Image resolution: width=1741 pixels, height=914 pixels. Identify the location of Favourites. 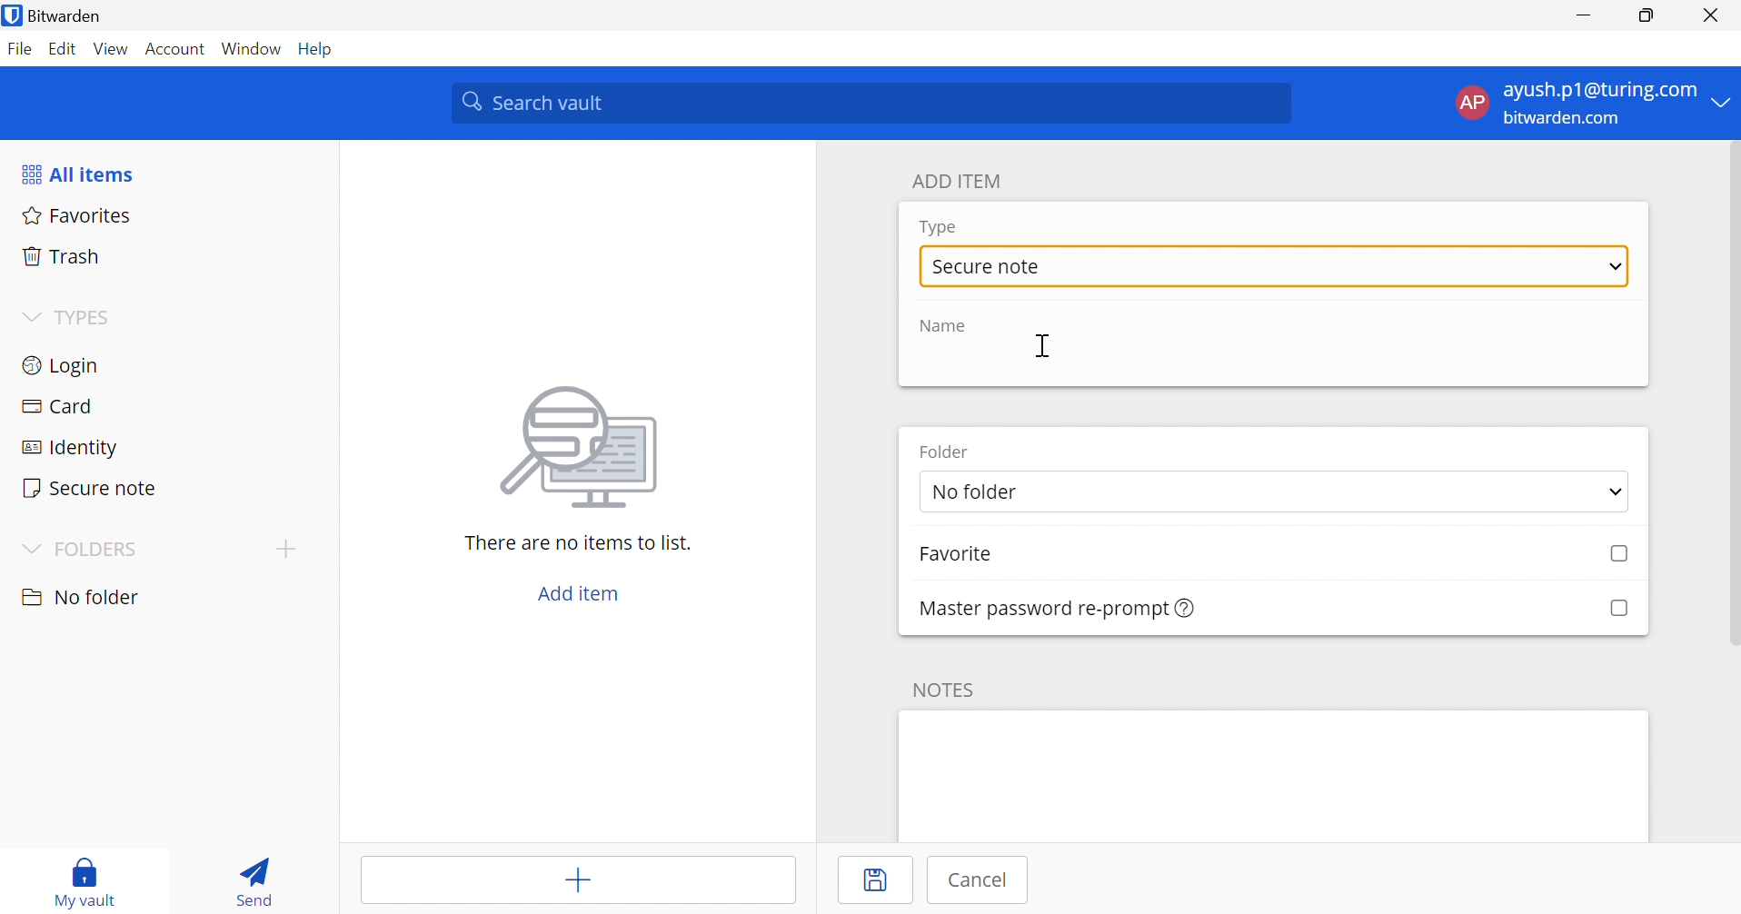
(79, 217).